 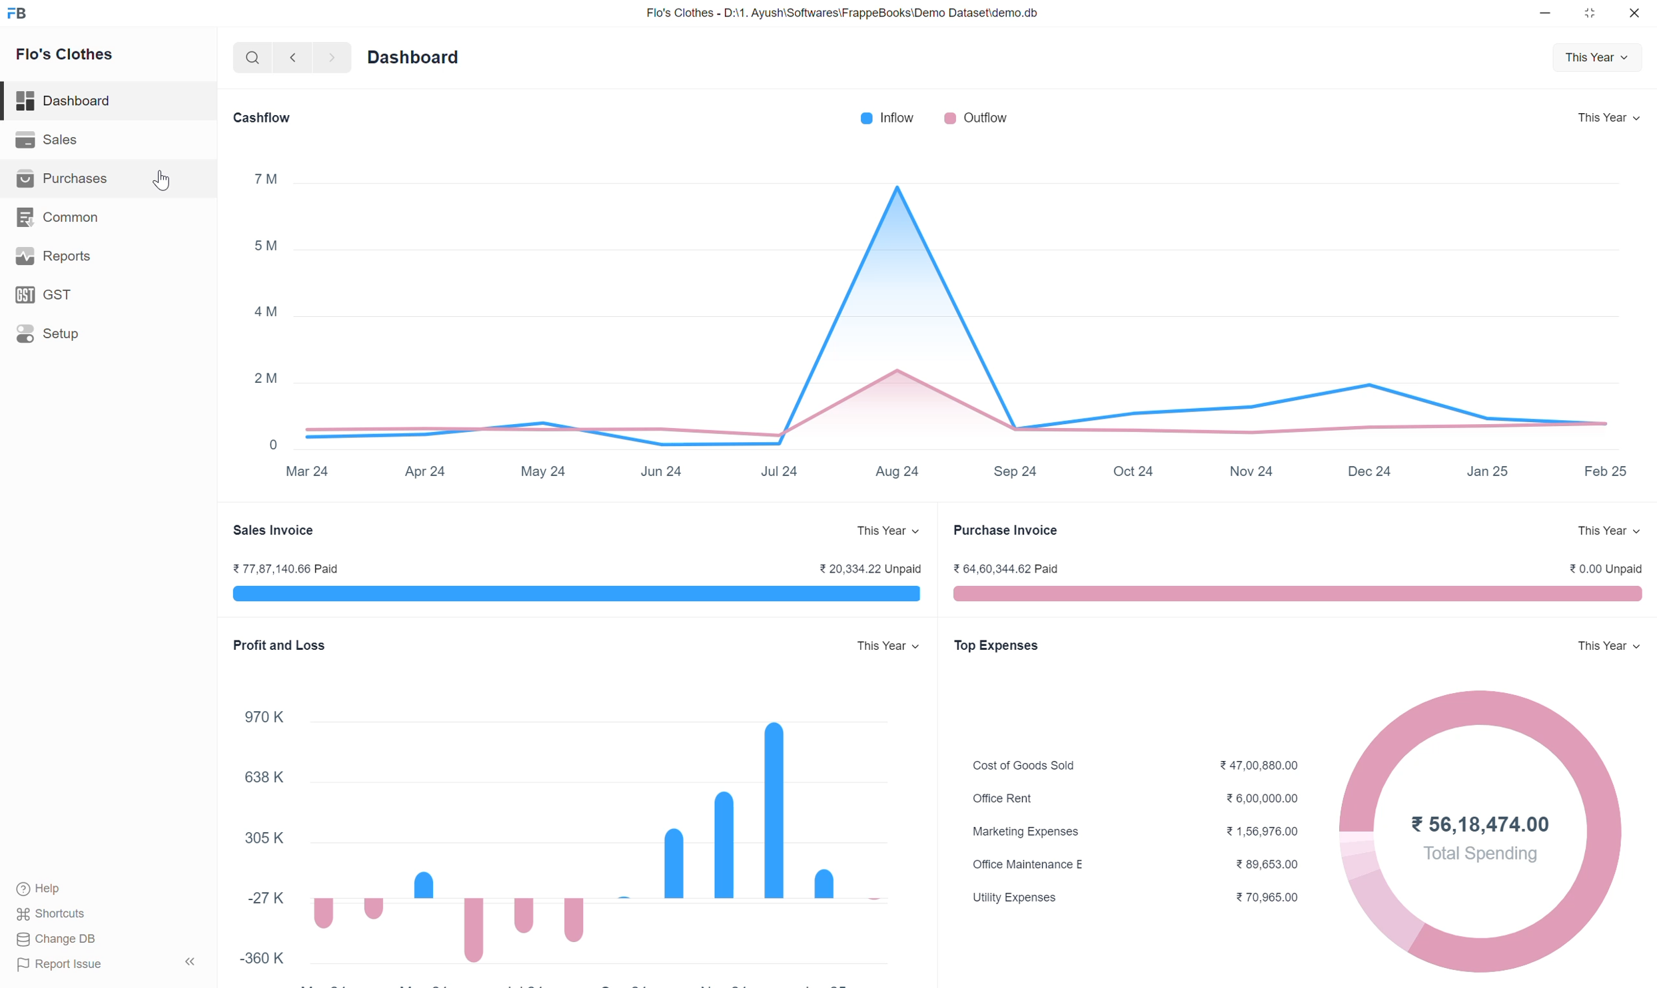 I want to click on Dashboard, so click(x=68, y=101).